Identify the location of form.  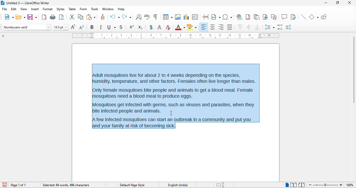
(83, 9).